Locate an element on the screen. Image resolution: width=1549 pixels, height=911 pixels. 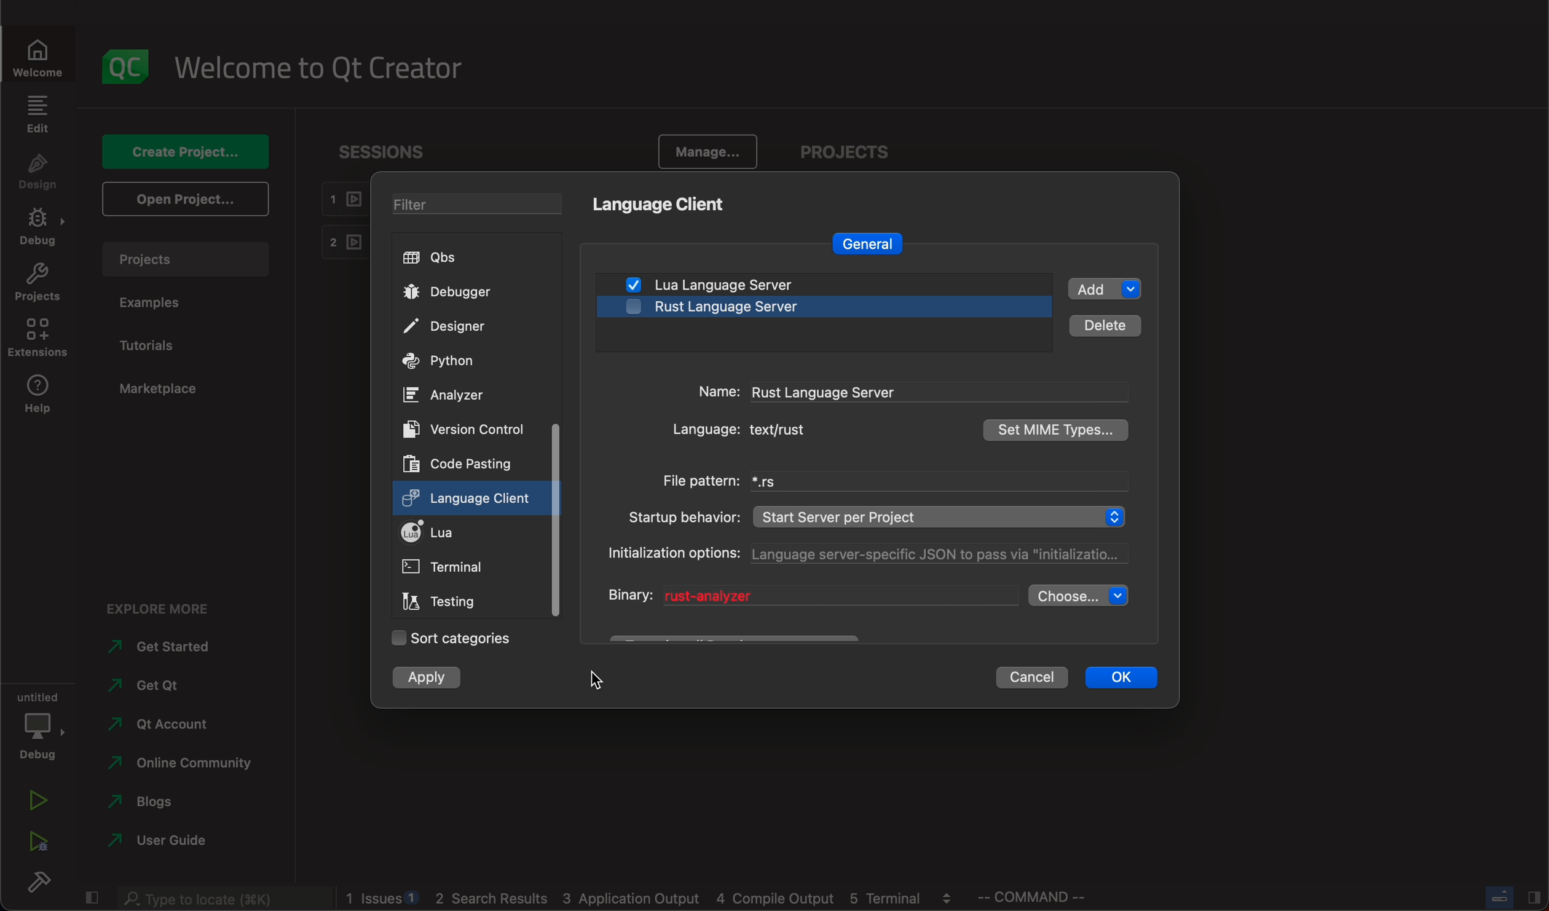
tutorials is located at coordinates (151, 344).